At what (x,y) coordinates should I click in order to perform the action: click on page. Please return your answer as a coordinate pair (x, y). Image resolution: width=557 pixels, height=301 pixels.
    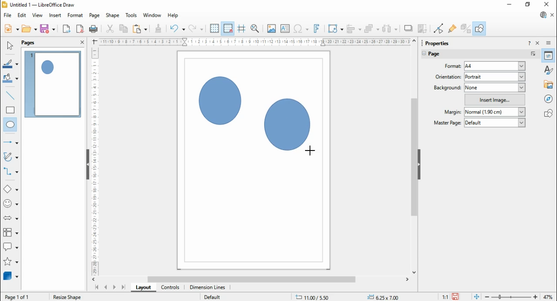
    Looking at the image, I should click on (440, 55).